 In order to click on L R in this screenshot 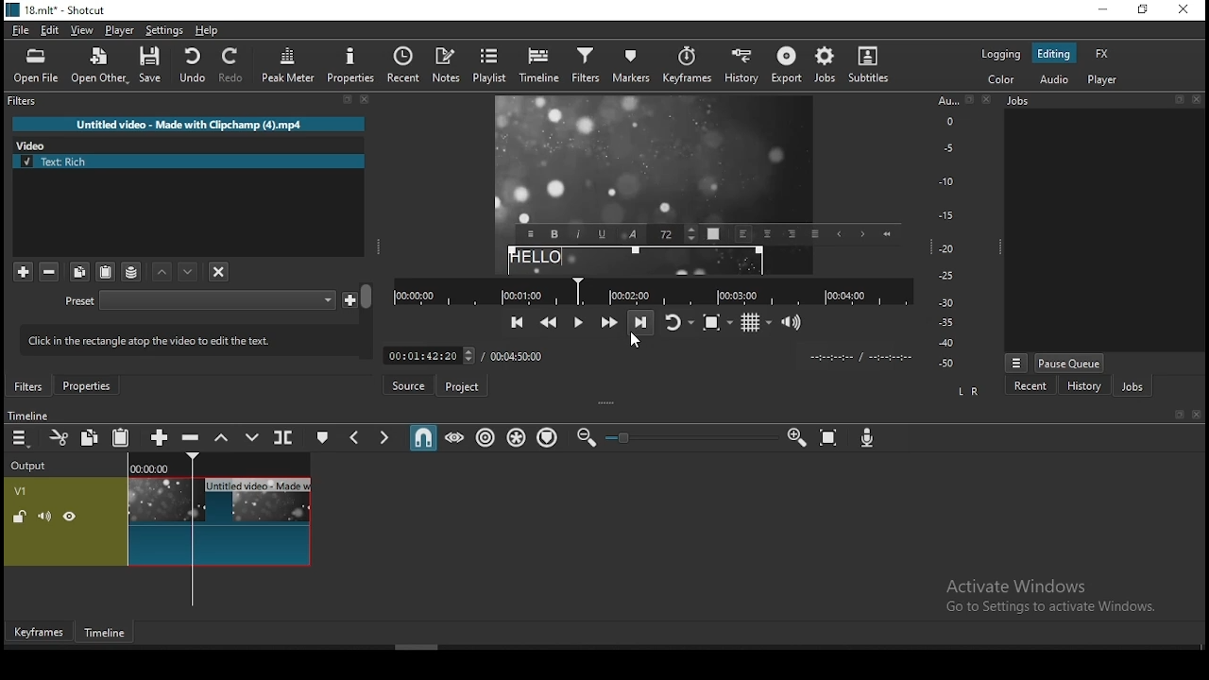, I will do `click(969, 392)`.